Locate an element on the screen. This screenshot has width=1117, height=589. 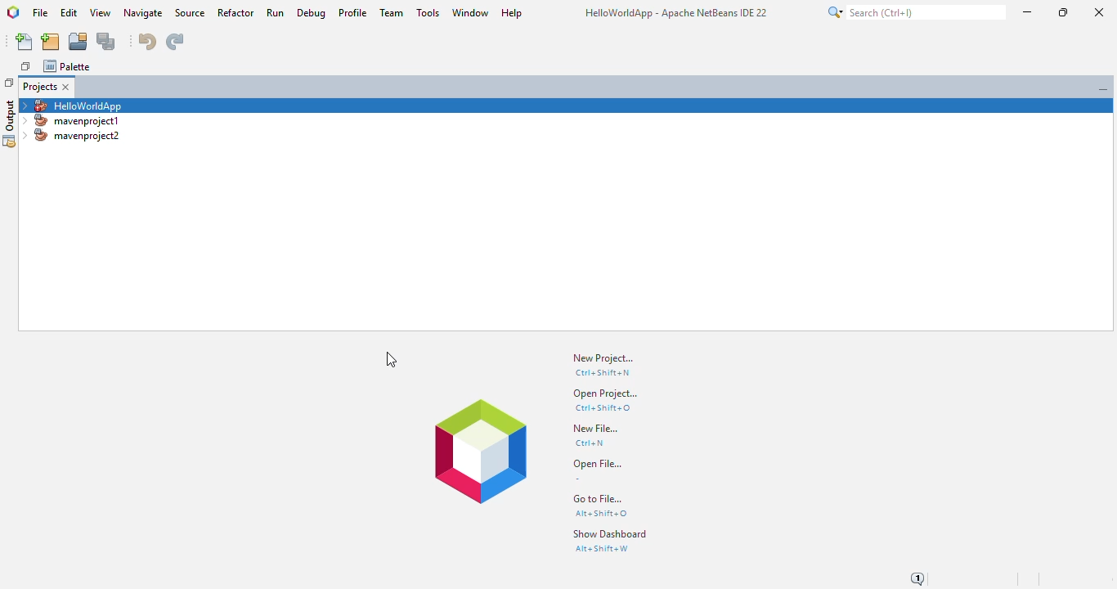
open project is located at coordinates (605, 393).